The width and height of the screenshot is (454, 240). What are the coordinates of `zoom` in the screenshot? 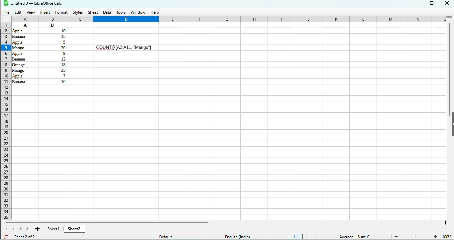 It's located at (447, 237).